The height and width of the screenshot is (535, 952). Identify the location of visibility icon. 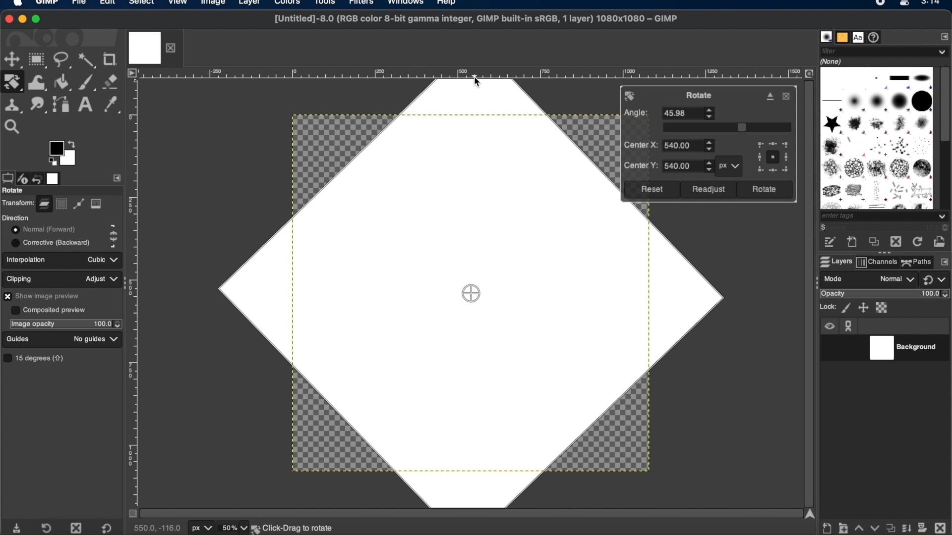
(829, 327).